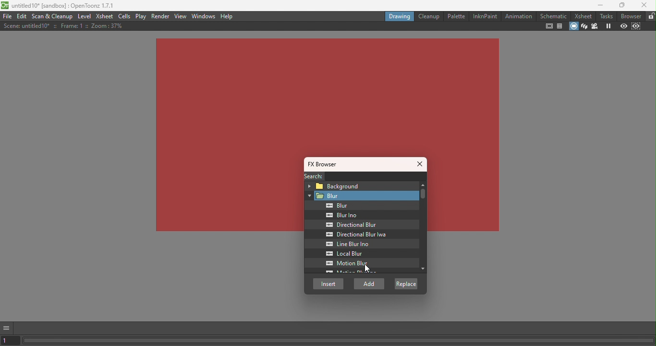 This screenshot has width=656, height=346. Describe the element at coordinates (23, 17) in the screenshot. I see `Edit` at that location.